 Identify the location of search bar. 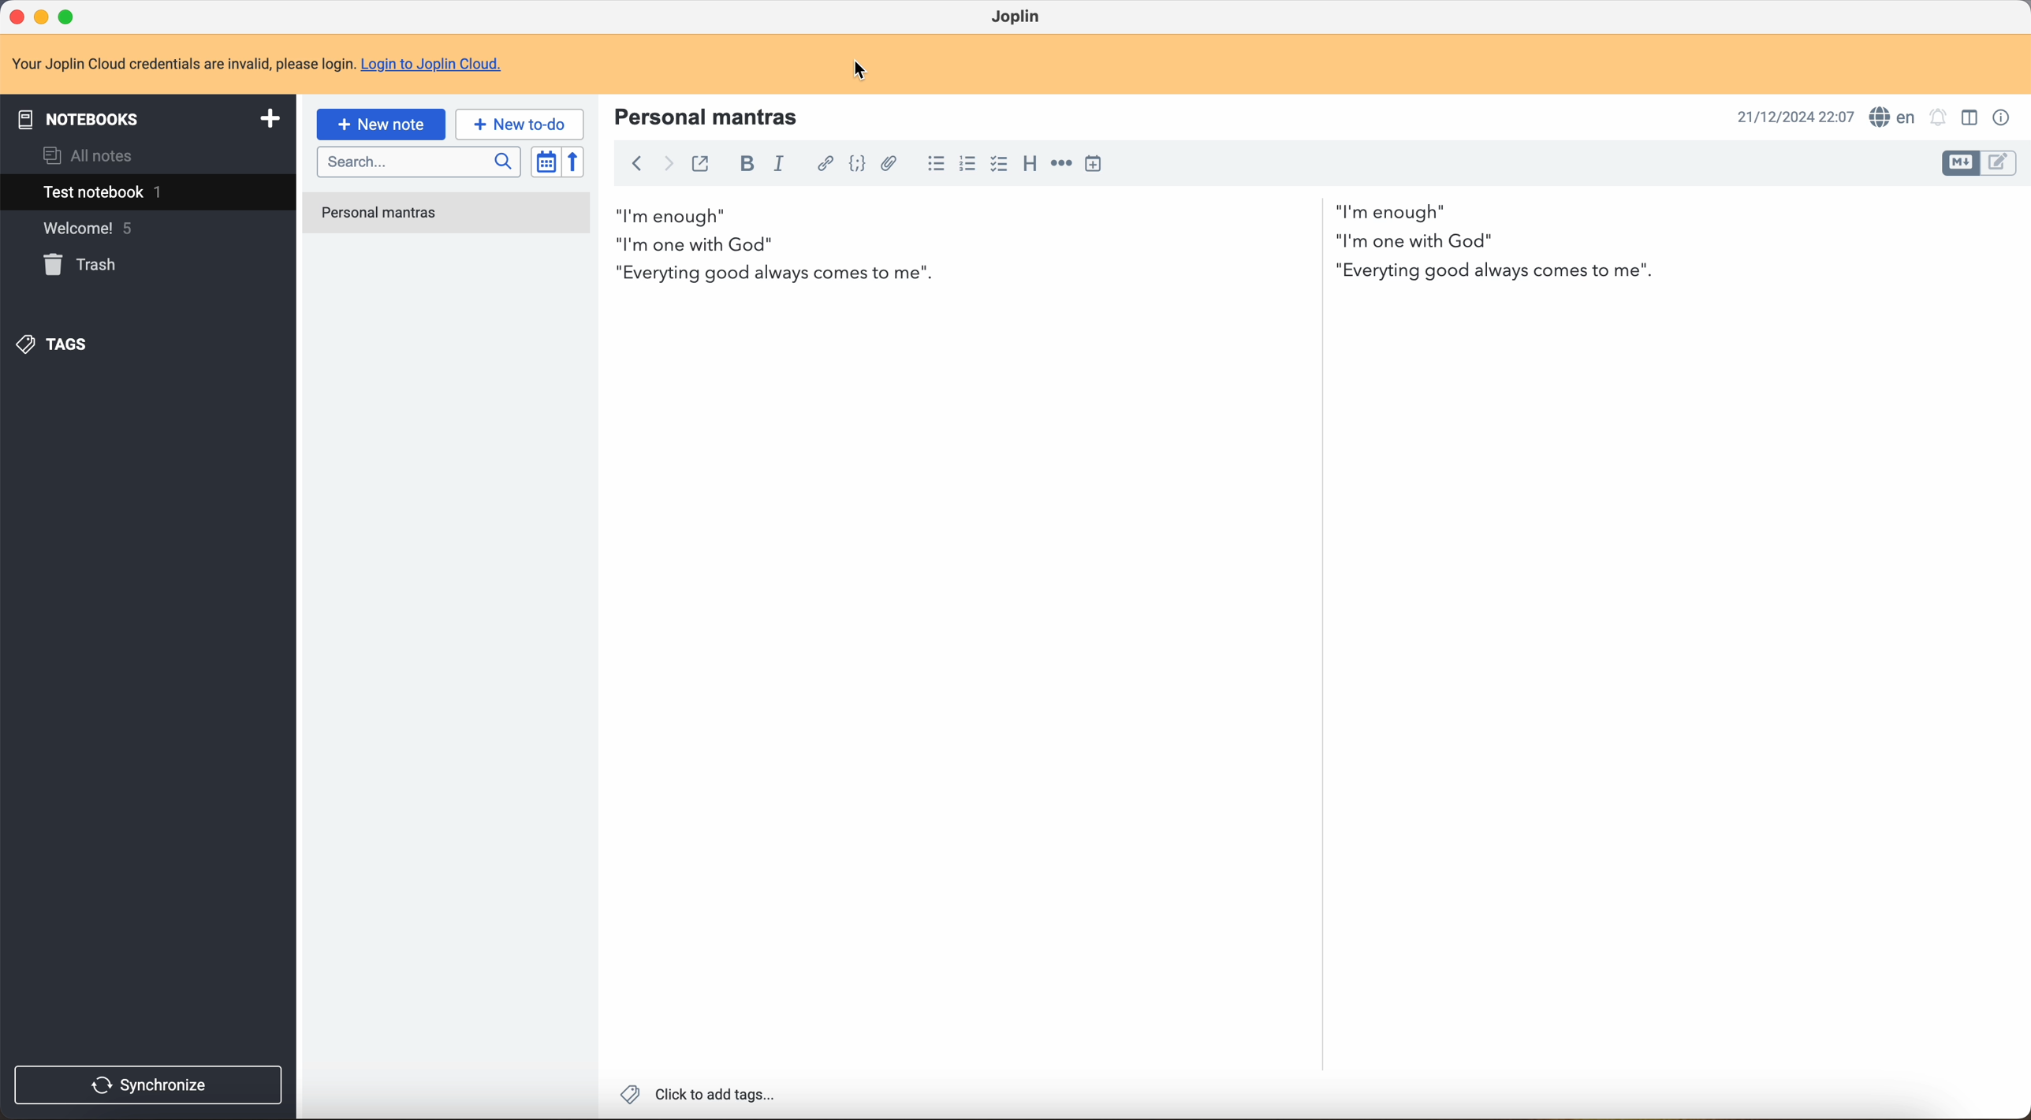
(419, 162).